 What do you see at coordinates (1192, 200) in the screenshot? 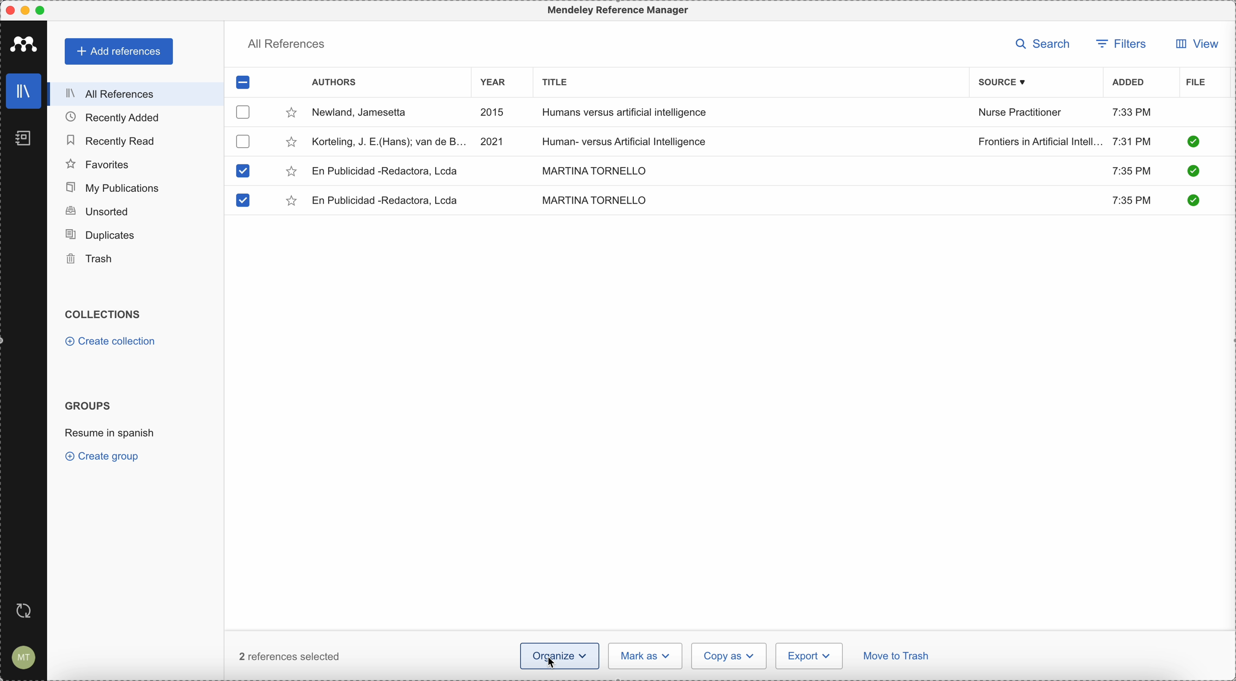
I see `check it` at bounding box center [1192, 200].